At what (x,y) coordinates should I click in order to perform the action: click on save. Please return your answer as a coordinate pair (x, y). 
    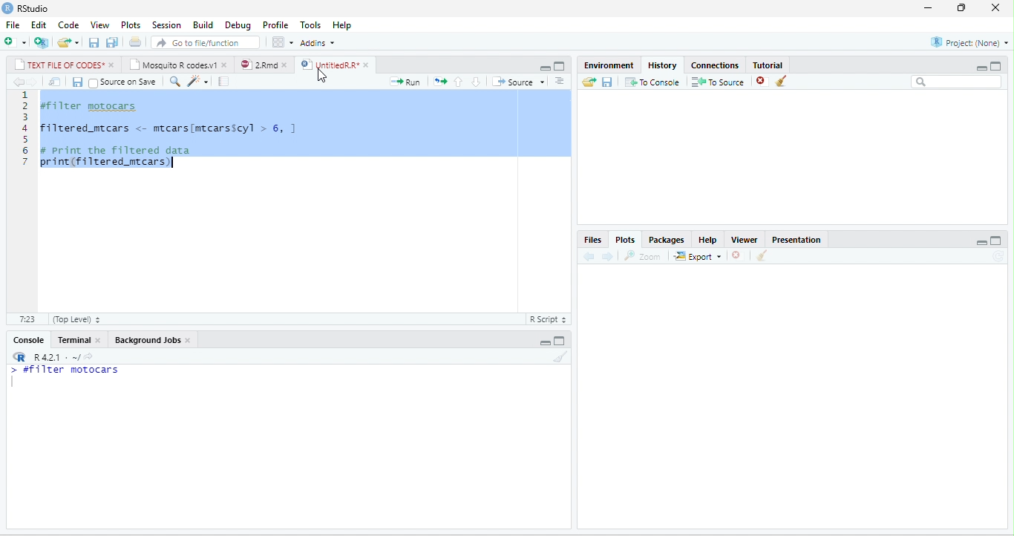
    Looking at the image, I should click on (606, 82).